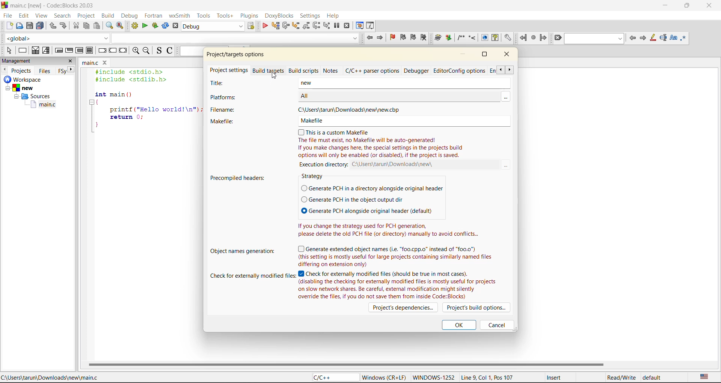 This screenshot has width=721, height=383. What do you see at coordinates (369, 189) in the screenshot?
I see `(O Generate PCH in a directory alongside original header` at bounding box center [369, 189].